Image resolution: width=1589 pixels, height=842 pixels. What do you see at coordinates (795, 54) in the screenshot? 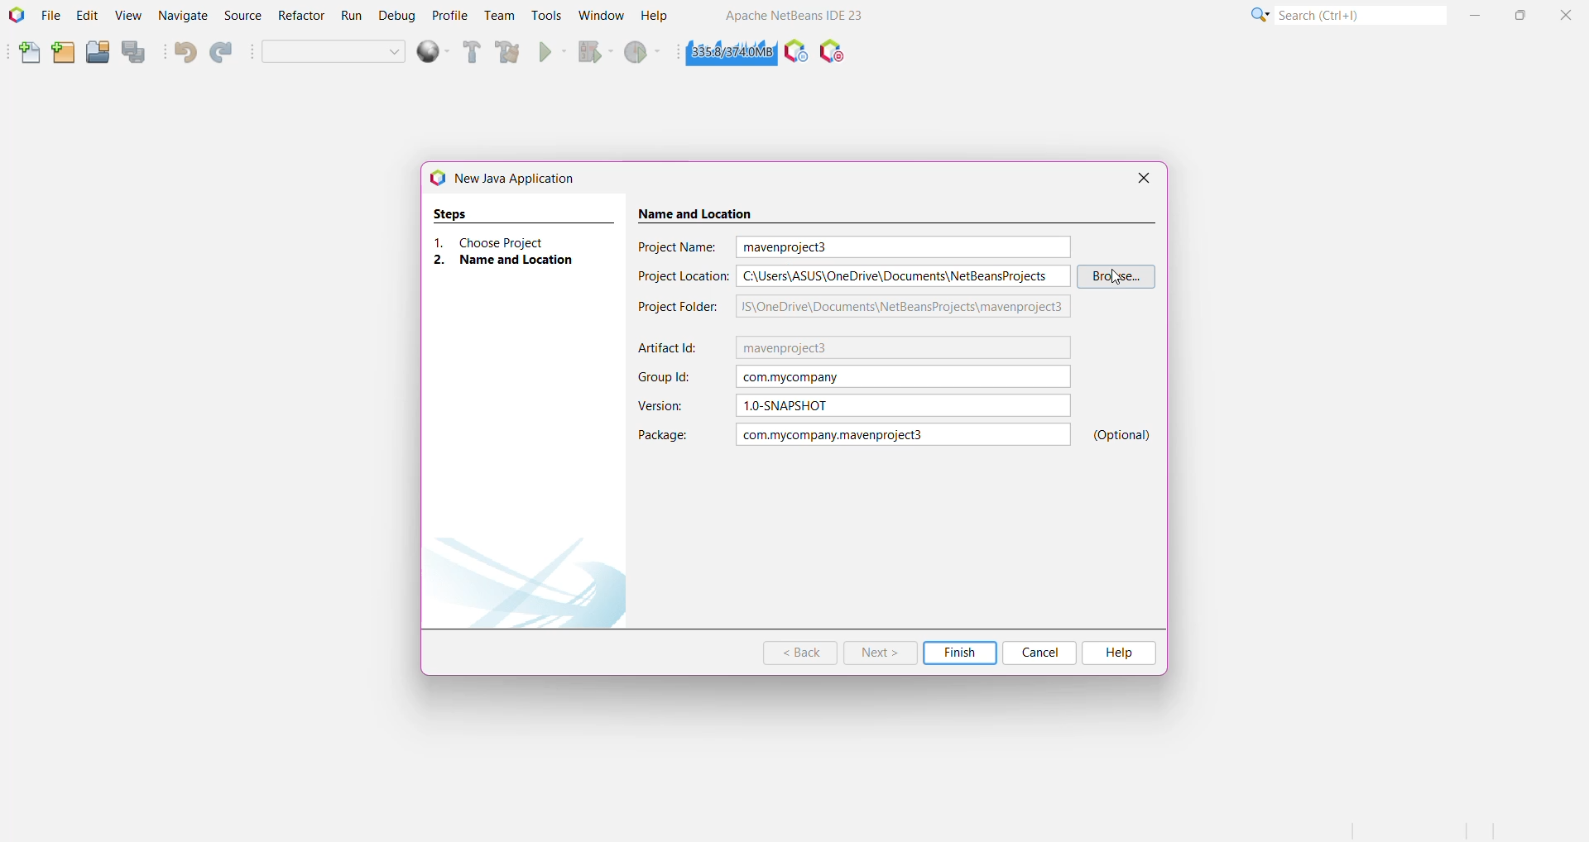
I see `Profile the IDE` at bounding box center [795, 54].